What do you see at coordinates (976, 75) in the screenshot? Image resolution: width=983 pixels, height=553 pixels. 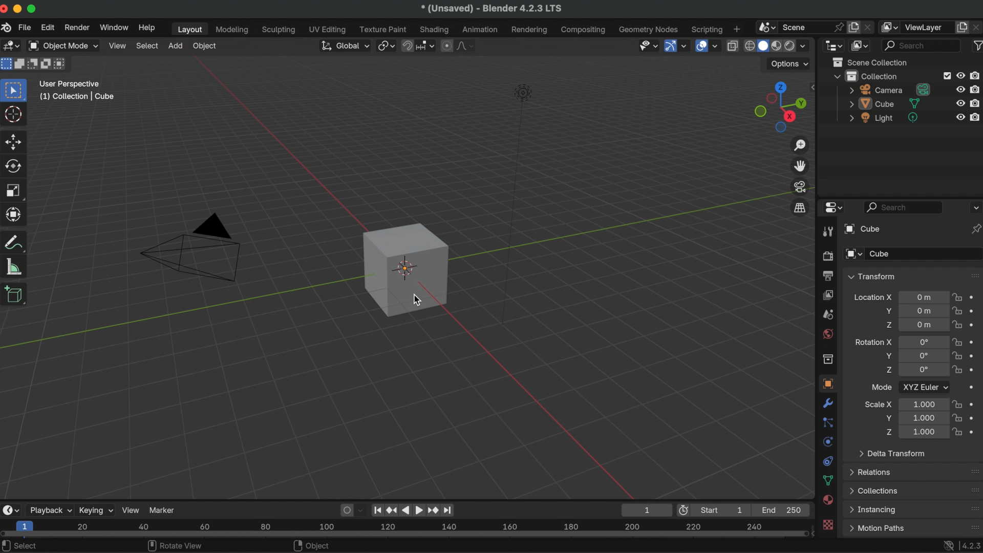 I see `disable in render` at bounding box center [976, 75].